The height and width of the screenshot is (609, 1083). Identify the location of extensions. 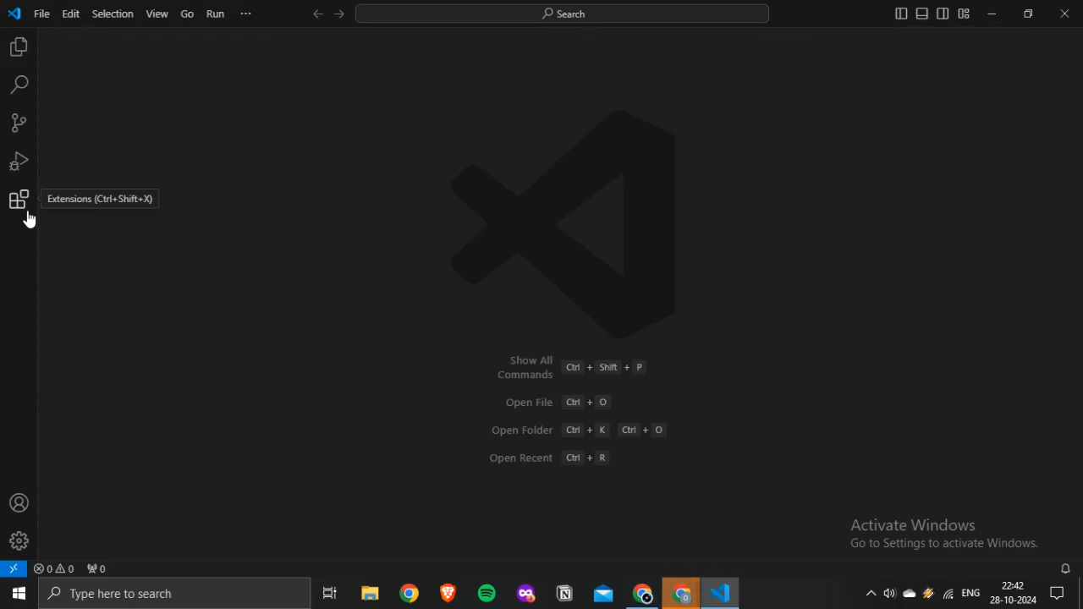
(19, 199).